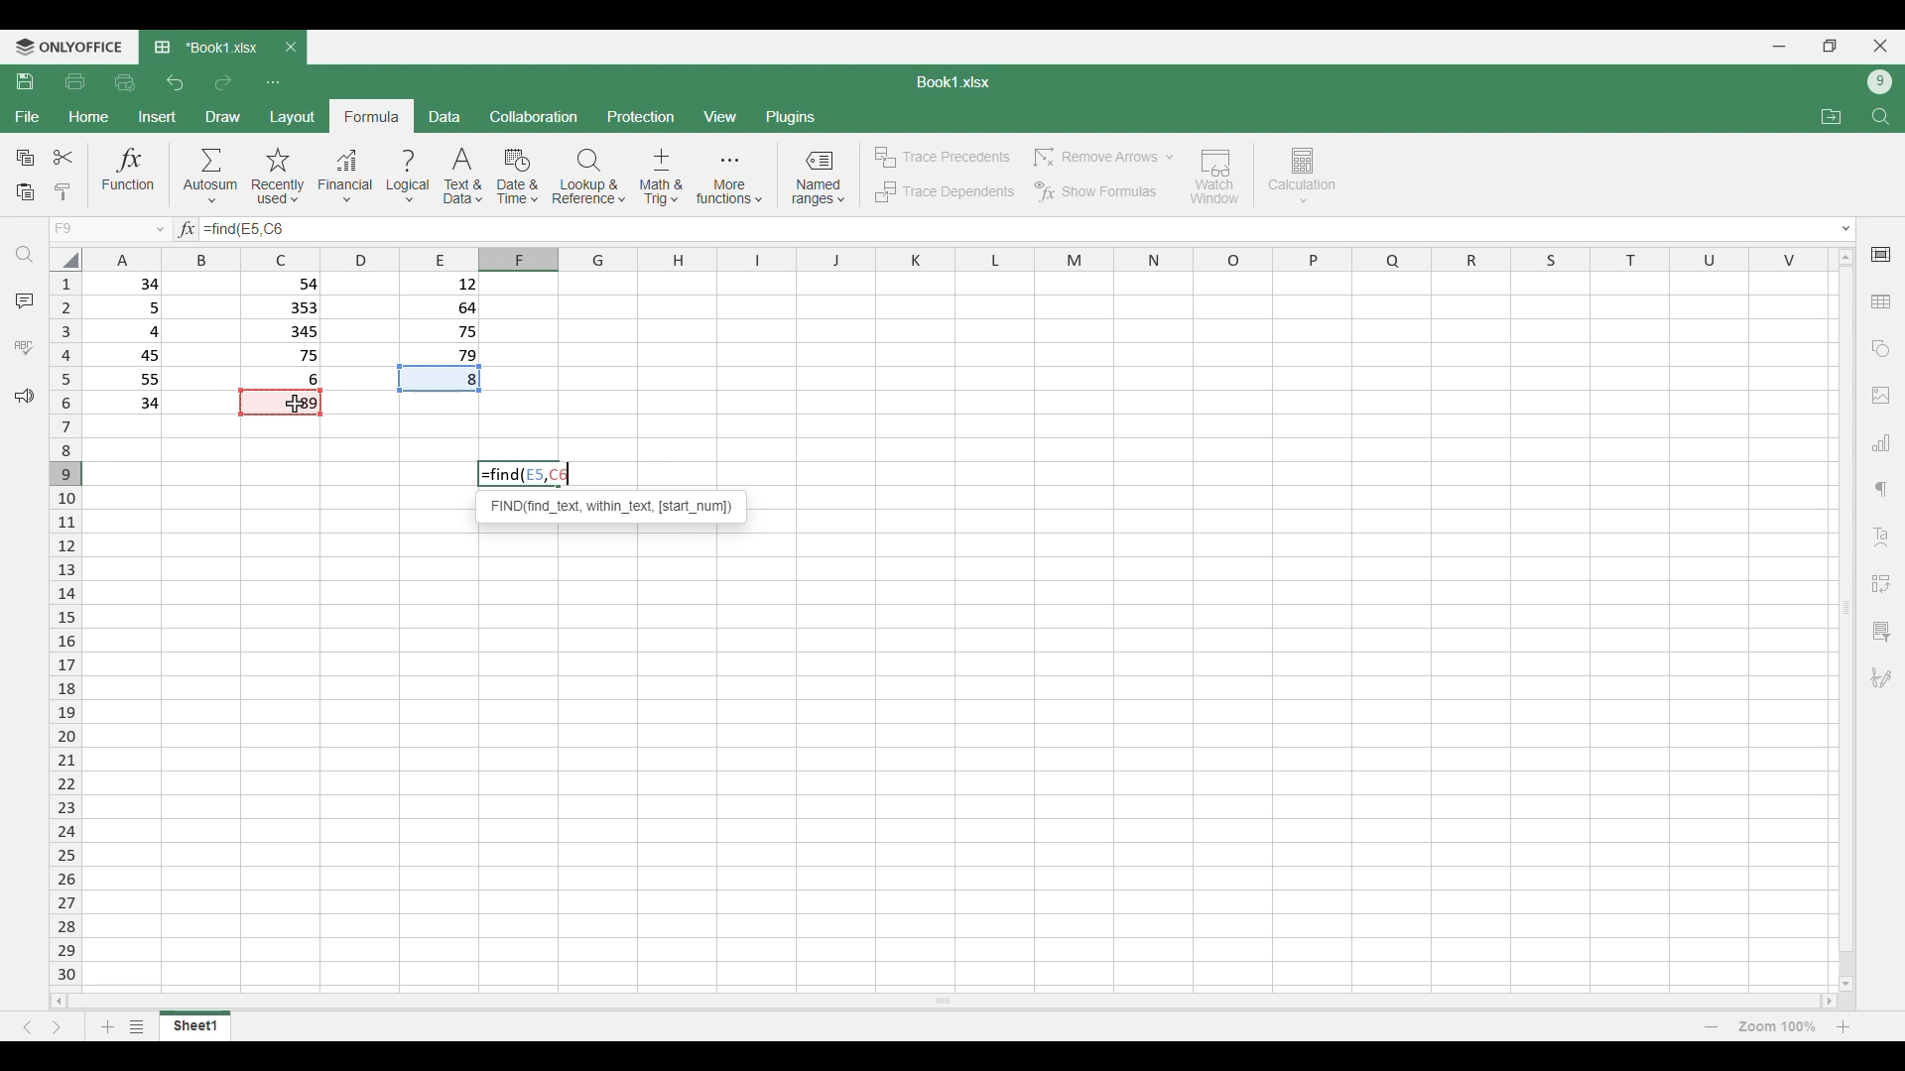  What do you see at coordinates (719, 116) in the screenshot?
I see `View menu` at bounding box center [719, 116].